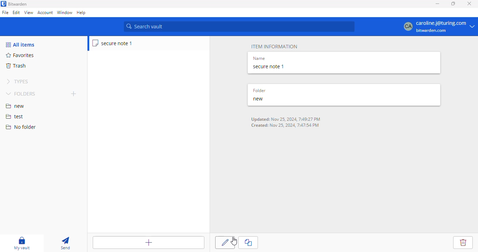 The width and height of the screenshot is (478, 252). I want to click on maximize, so click(454, 3).